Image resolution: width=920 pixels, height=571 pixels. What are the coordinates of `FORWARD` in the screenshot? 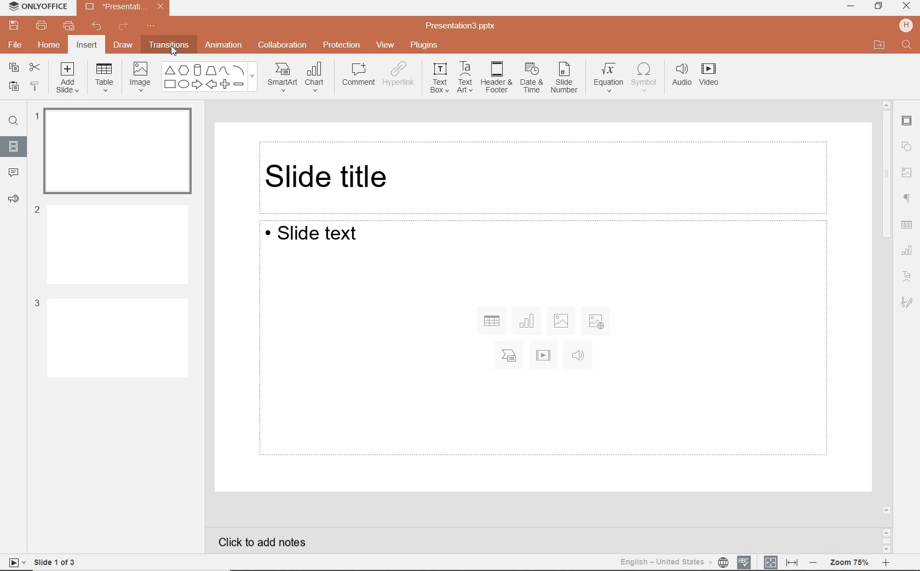 It's located at (197, 84).